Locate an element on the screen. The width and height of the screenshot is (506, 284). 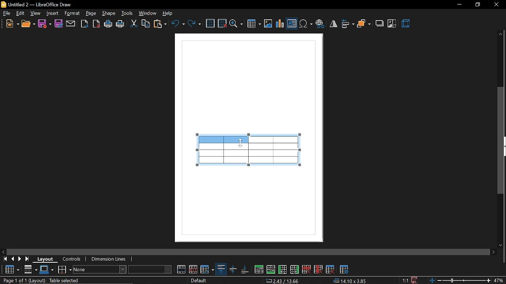
crop is located at coordinates (392, 24).